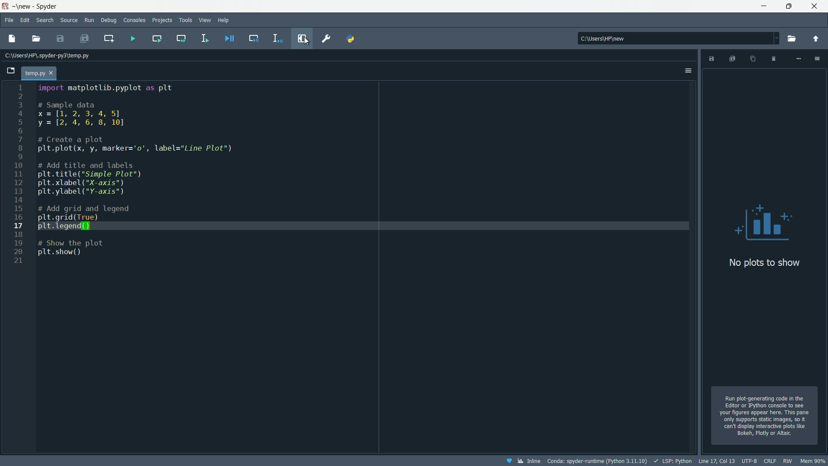 The image size is (828, 466). Describe the element at coordinates (9, 20) in the screenshot. I see `file` at that location.